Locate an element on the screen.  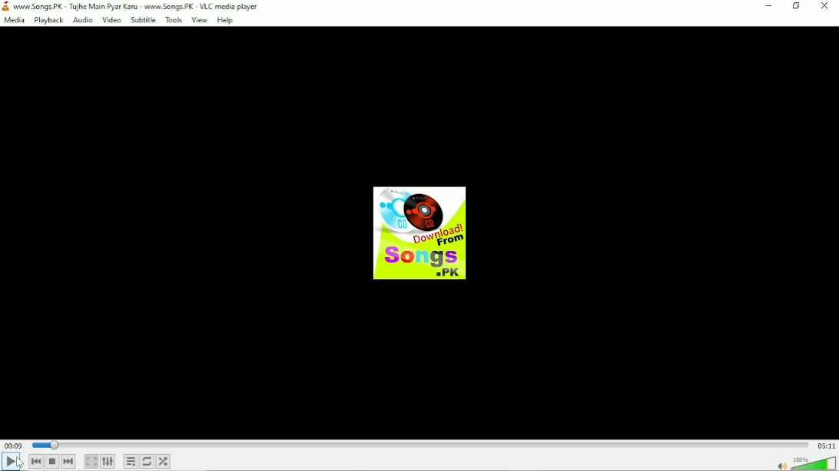
Previous is located at coordinates (38, 462).